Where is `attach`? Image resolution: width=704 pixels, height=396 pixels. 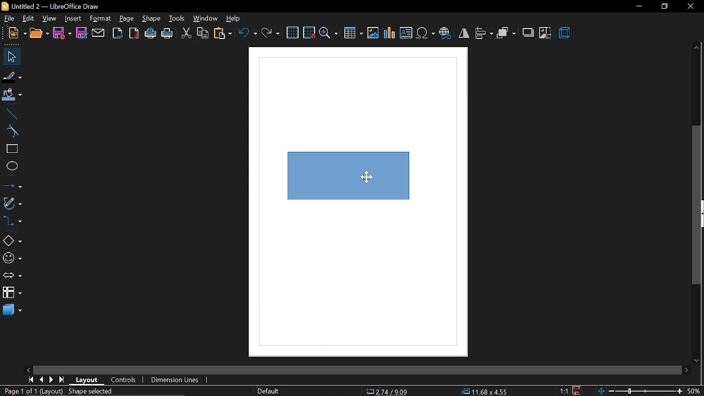
attach is located at coordinates (98, 34).